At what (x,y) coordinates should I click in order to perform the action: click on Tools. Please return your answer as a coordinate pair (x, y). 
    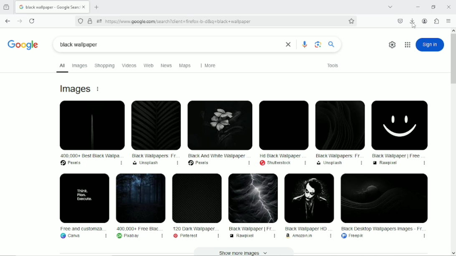
    Looking at the image, I should click on (334, 65).